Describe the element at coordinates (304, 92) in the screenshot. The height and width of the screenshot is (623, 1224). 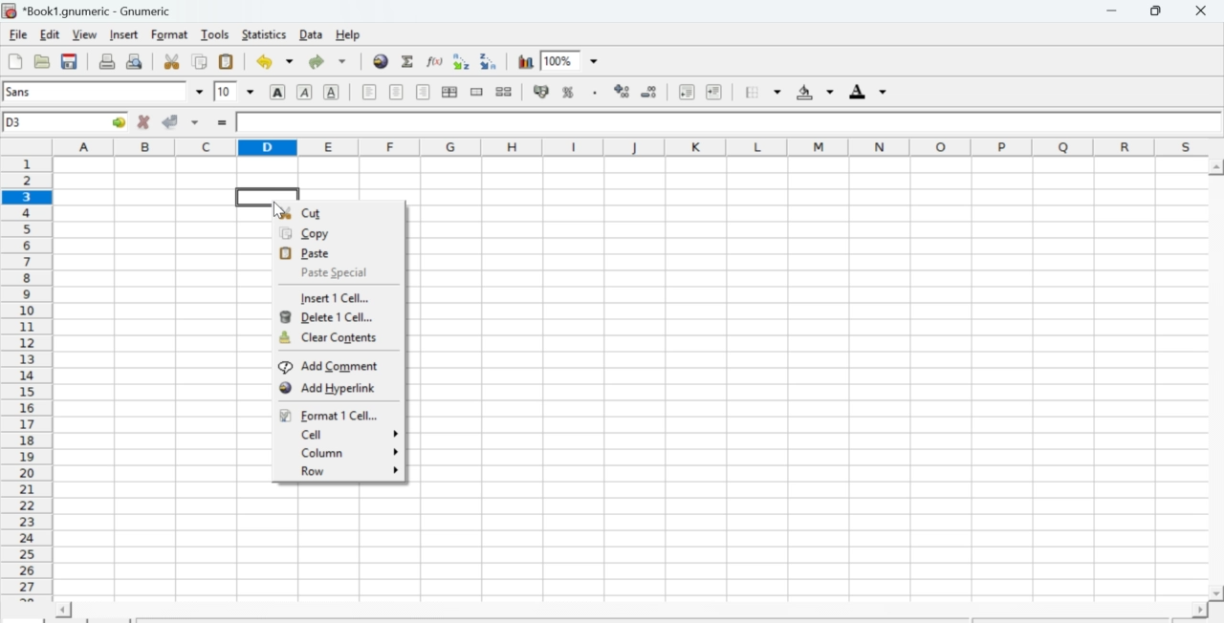
I see `Italics` at that location.